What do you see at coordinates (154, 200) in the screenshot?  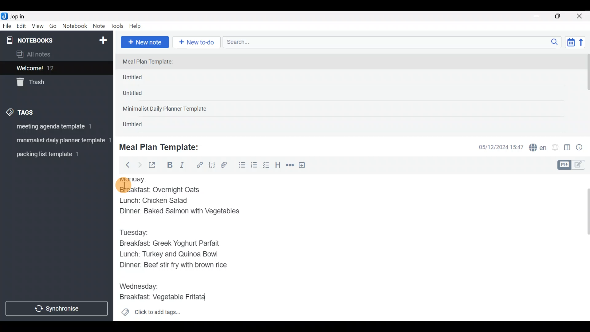 I see `Lunch: Chicken Salad` at bounding box center [154, 200].